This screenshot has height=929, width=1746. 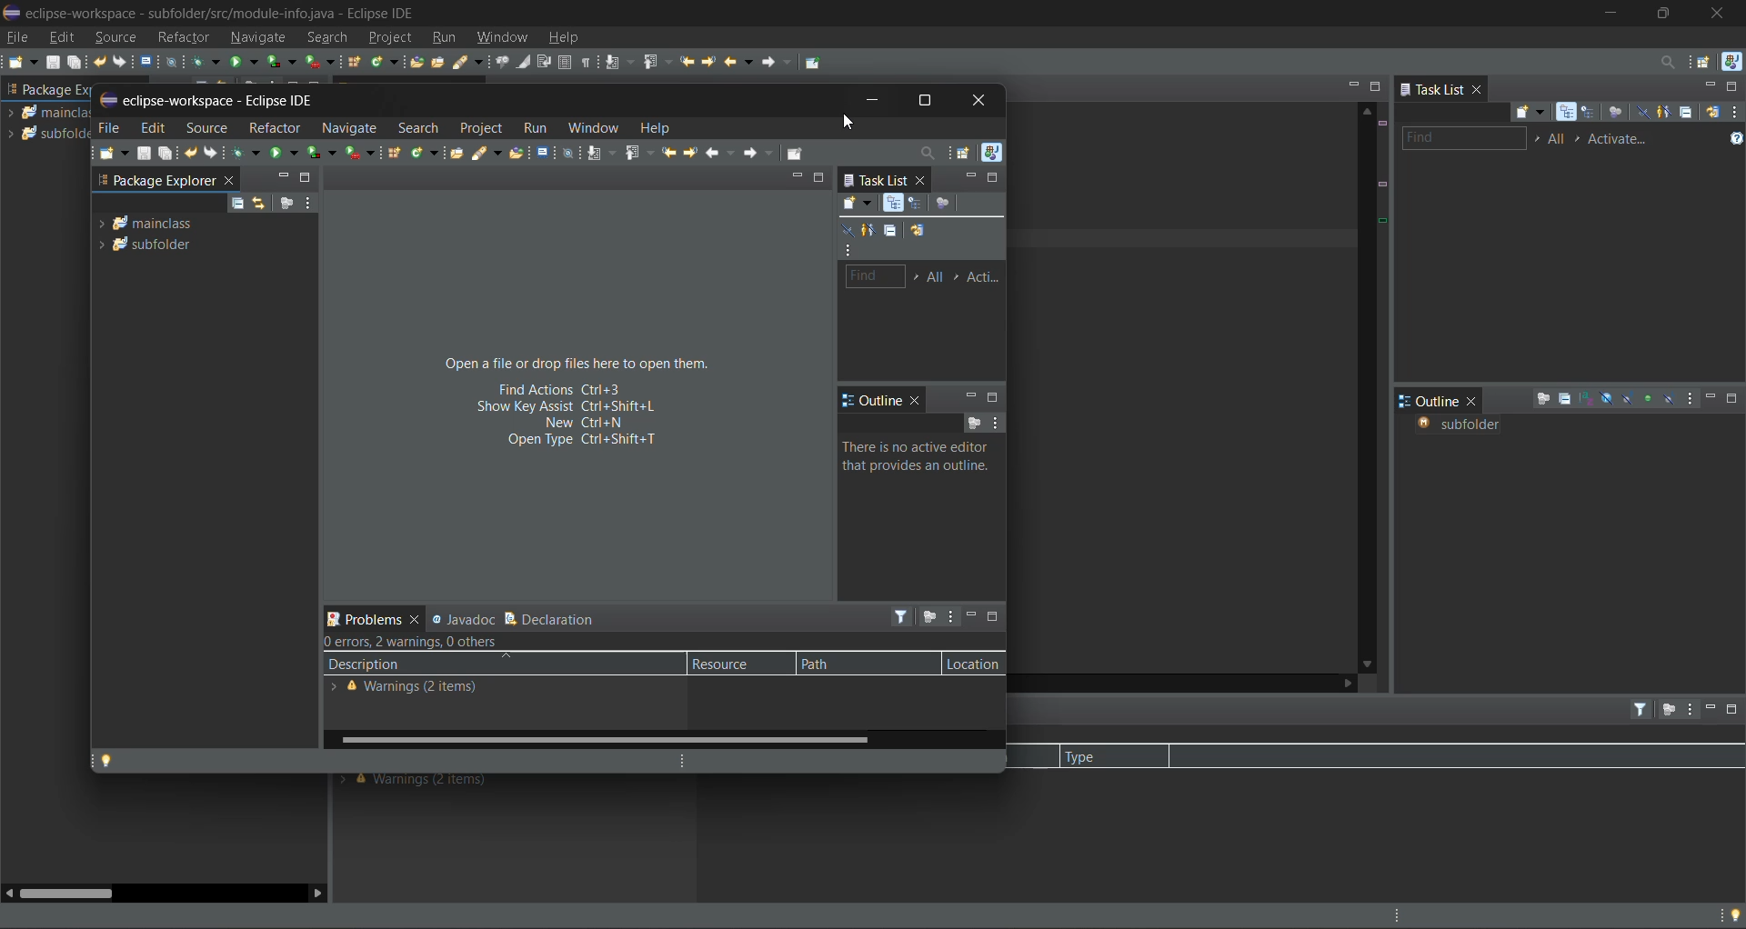 What do you see at coordinates (312, 205) in the screenshot?
I see `view menu` at bounding box center [312, 205].